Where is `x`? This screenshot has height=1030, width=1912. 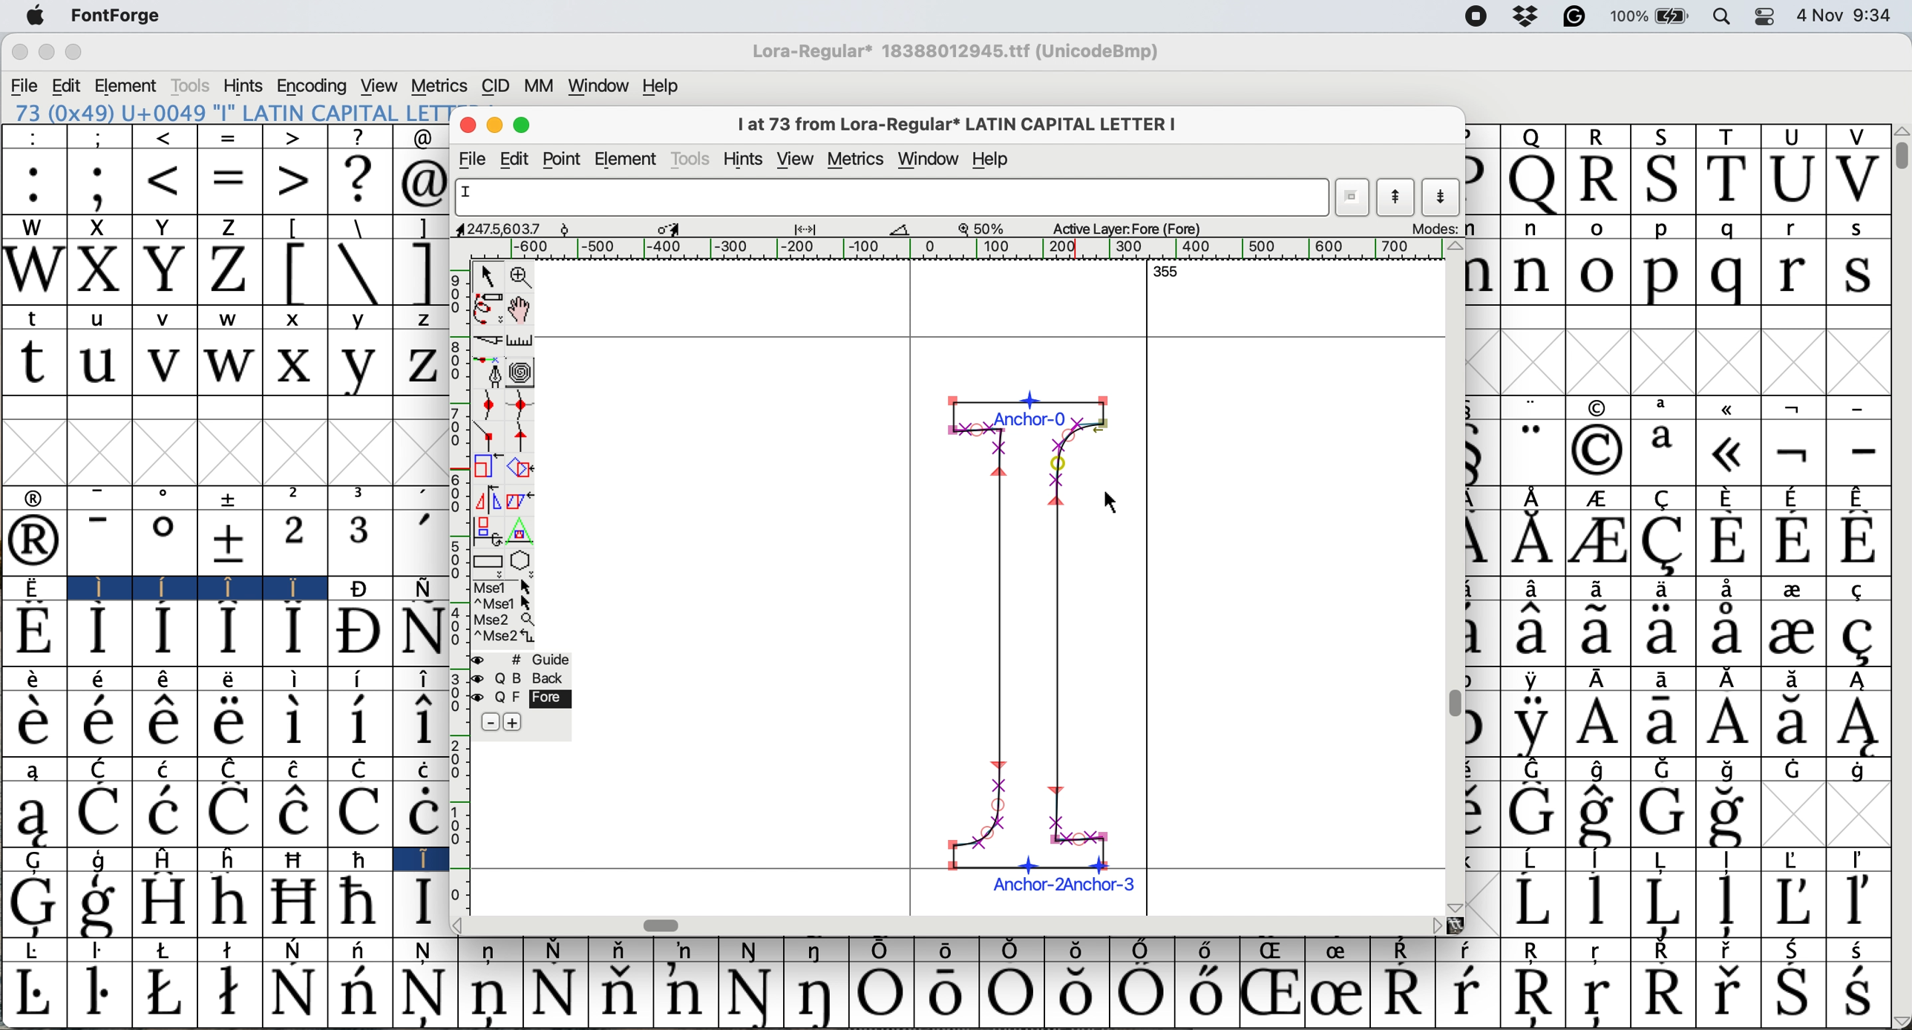
x is located at coordinates (297, 317).